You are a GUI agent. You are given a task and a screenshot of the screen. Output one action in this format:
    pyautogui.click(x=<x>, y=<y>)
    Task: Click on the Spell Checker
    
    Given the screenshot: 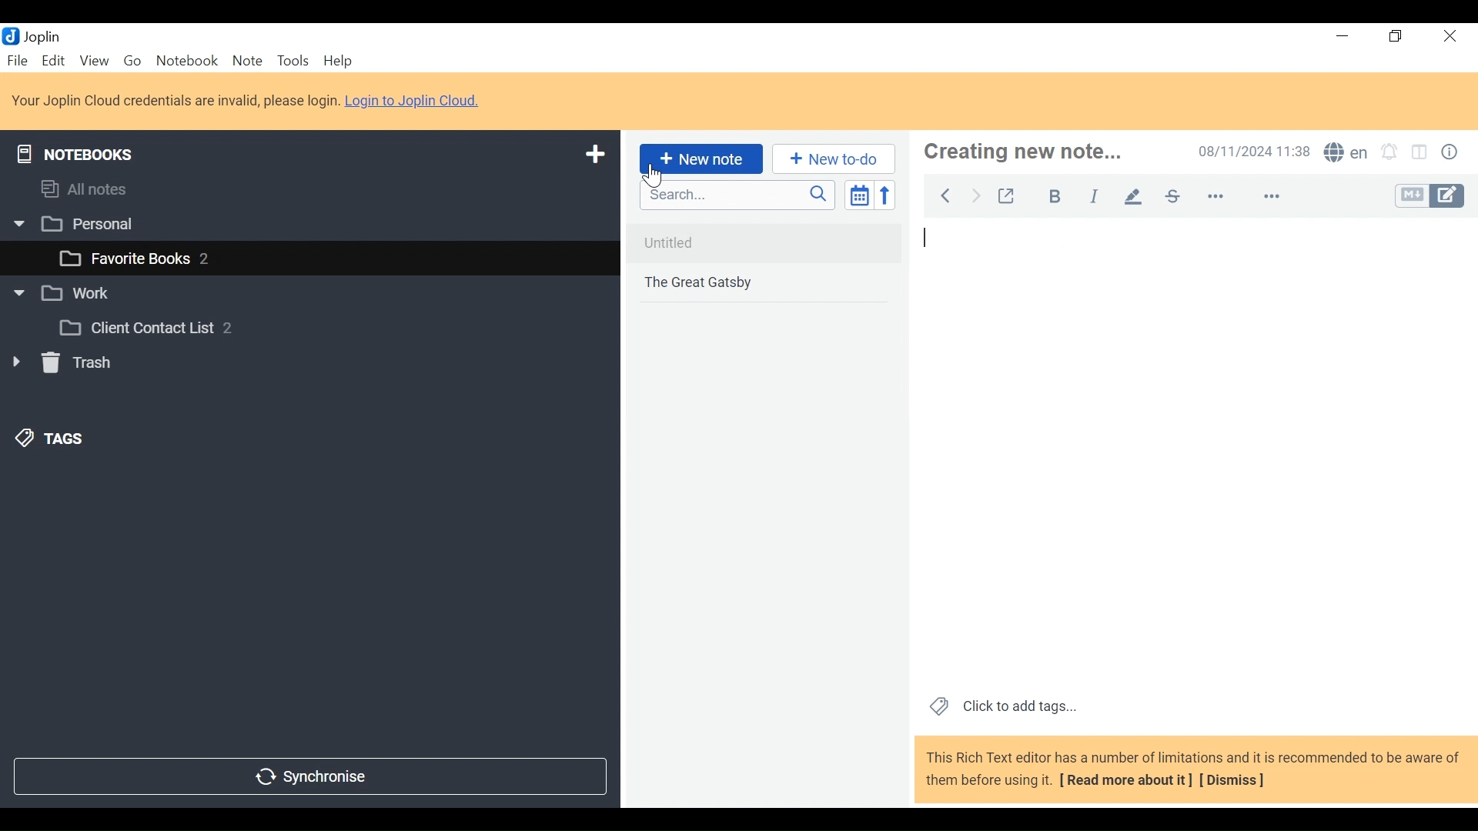 What is the action you would take?
    pyautogui.click(x=1346, y=155)
    